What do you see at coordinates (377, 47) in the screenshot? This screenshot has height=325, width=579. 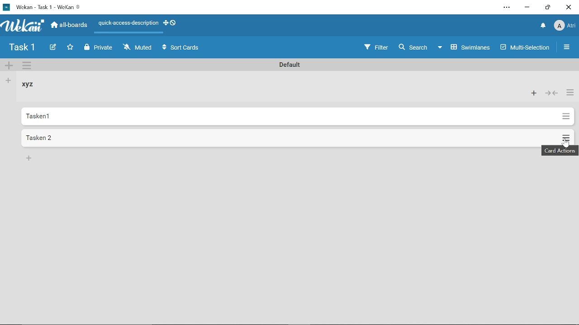 I see `Filter` at bounding box center [377, 47].